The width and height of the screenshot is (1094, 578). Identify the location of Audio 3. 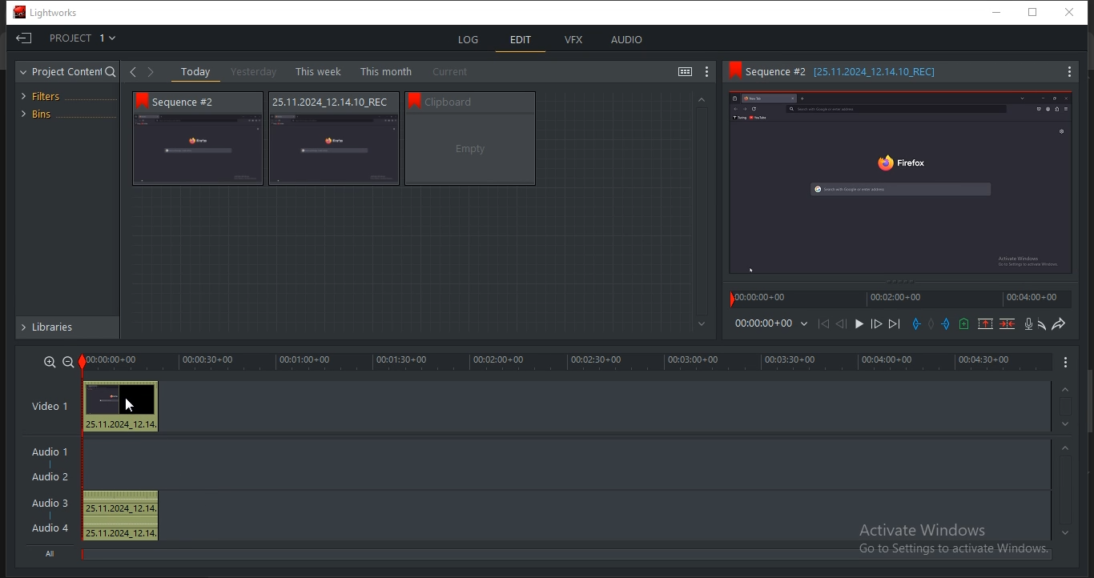
(49, 504).